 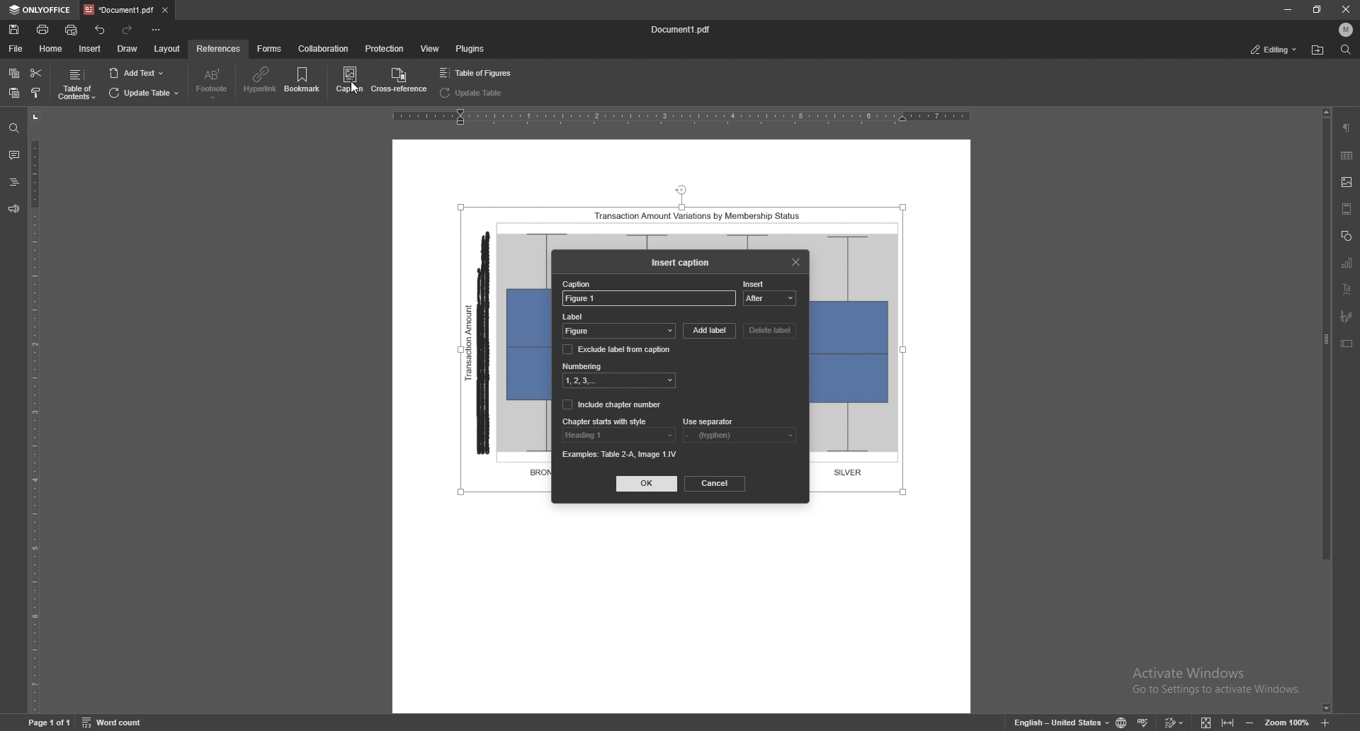 What do you see at coordinates (74, 30) in the screenshot?
I see `quick print` at bounding box center [74, 30].